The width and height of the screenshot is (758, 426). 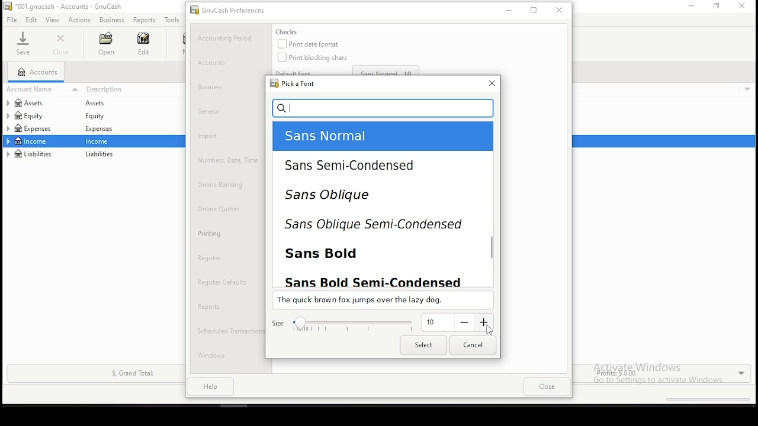 I want to click on business, so click(x=112, y=20).